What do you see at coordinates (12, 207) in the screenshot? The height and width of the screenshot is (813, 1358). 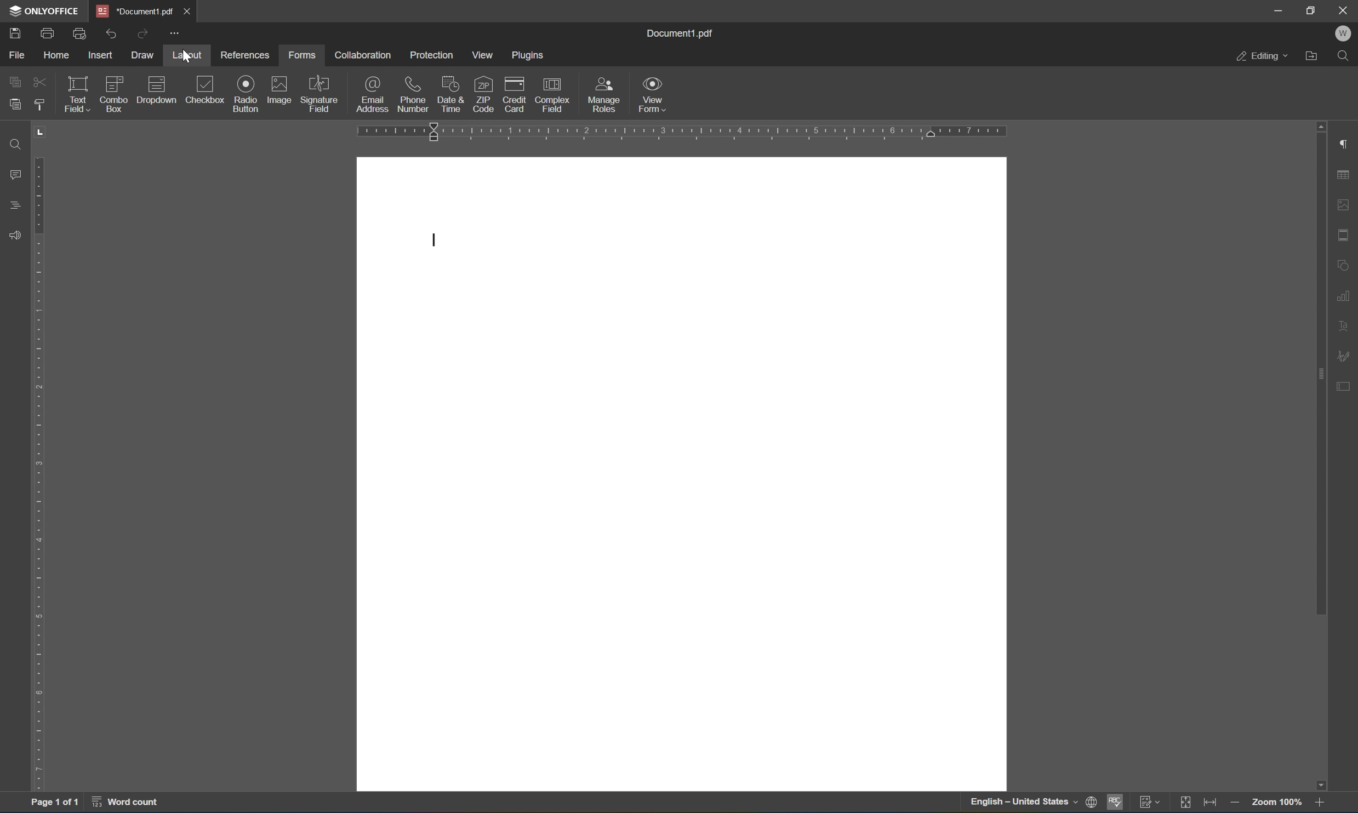 I see `headings` at bounding box center [12, 207].